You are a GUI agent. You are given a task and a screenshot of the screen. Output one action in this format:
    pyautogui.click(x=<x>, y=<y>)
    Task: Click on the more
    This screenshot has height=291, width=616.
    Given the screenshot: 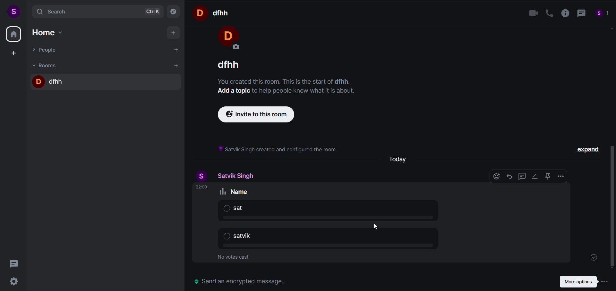 What is the action you would take?
    pyautogui.click(x=561, y=177)
    